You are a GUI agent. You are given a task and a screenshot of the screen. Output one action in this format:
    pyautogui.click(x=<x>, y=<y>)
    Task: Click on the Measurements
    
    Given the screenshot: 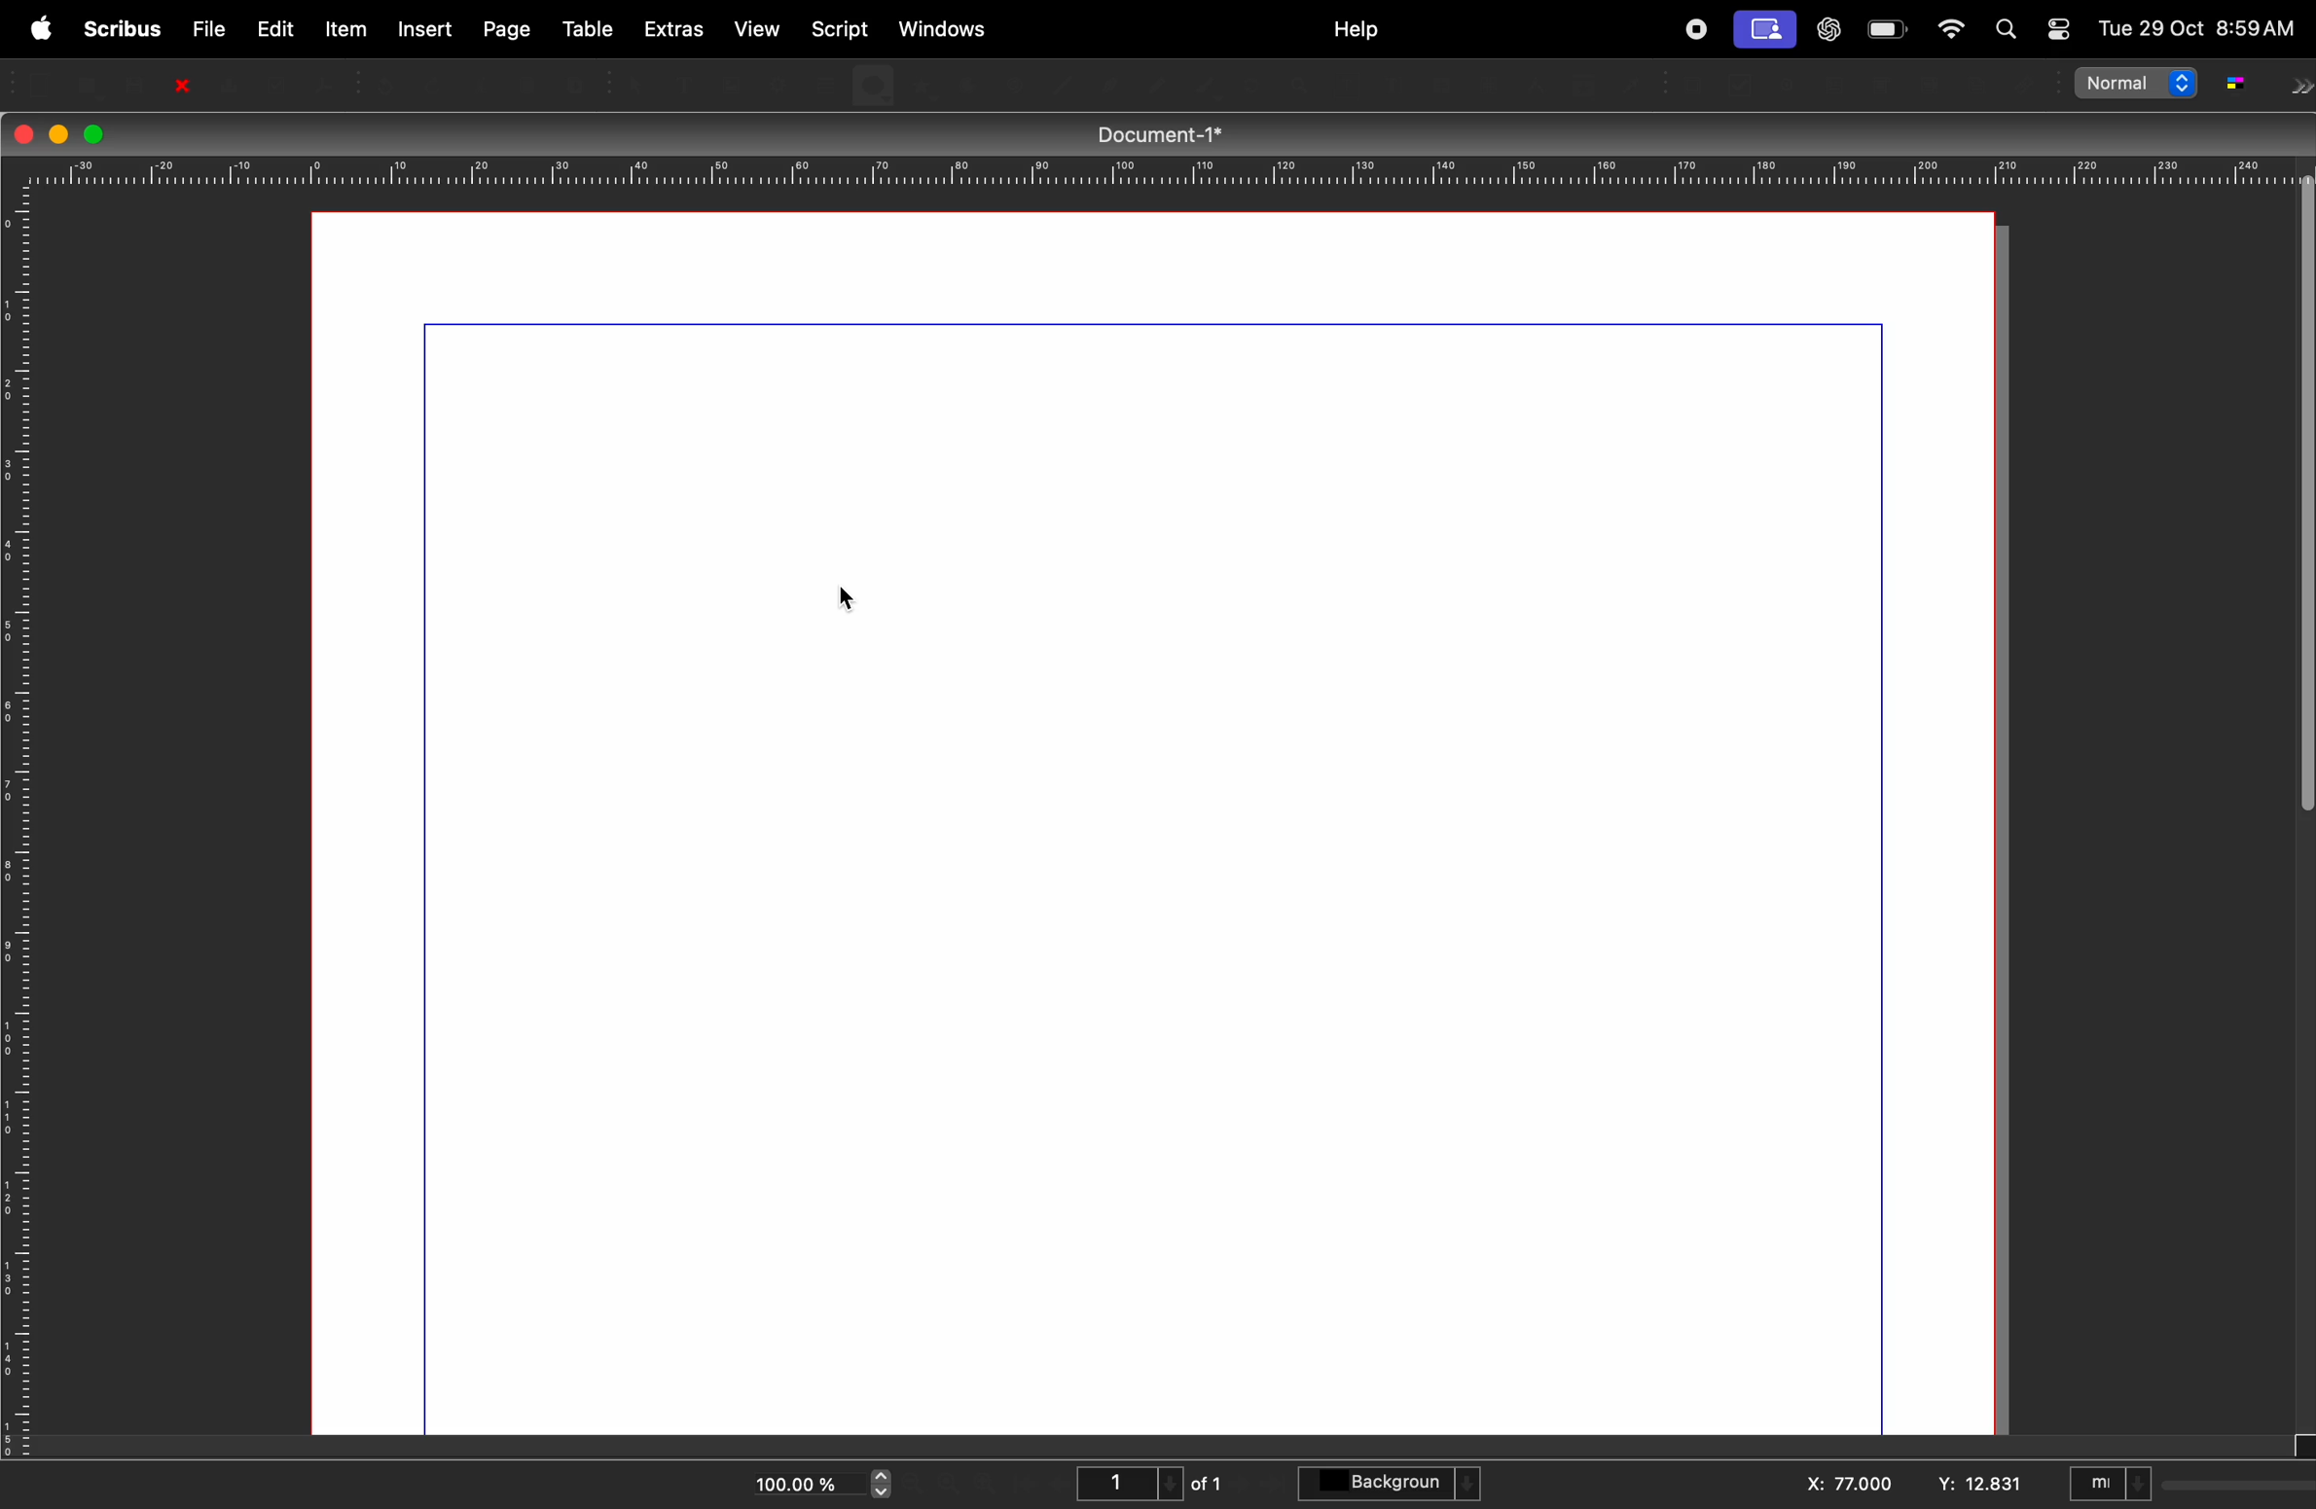 What is the action you would take?
    pyautogui.click(x=1536, y=86)
    